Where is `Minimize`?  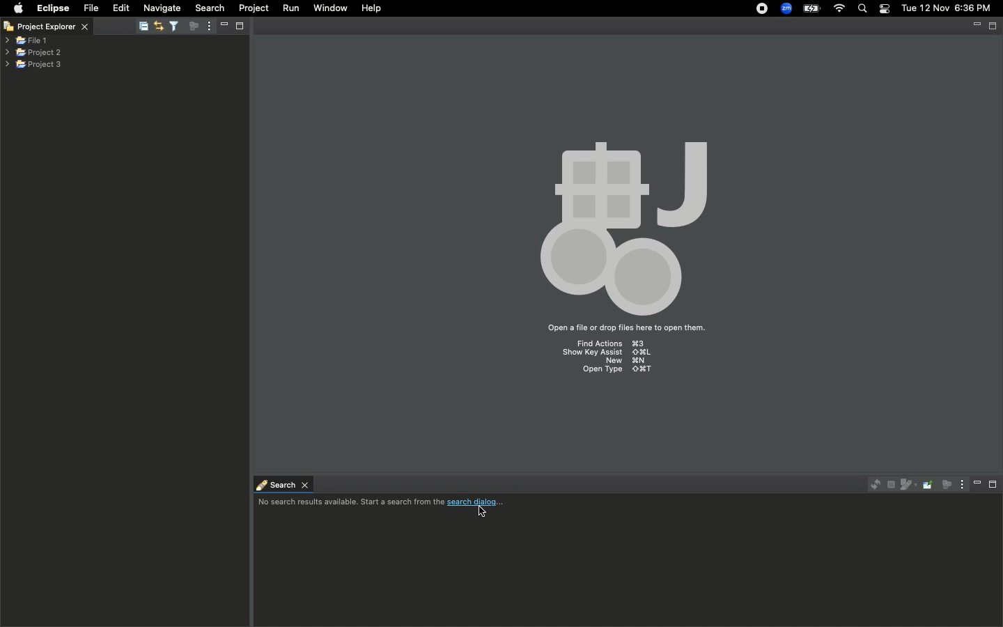
Minimize is located at coordinates (977, 483).